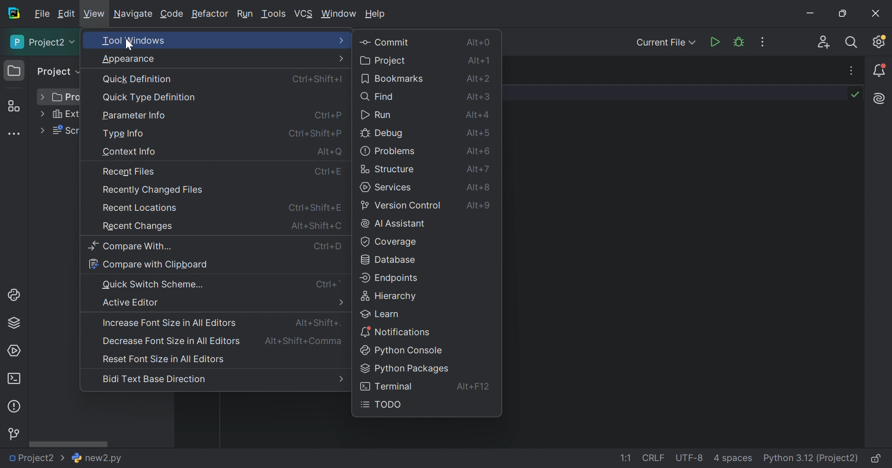  What do you see at coordinates (665, 43) in the screenshot?
I see `Current File` at bounding box center [665, 43].